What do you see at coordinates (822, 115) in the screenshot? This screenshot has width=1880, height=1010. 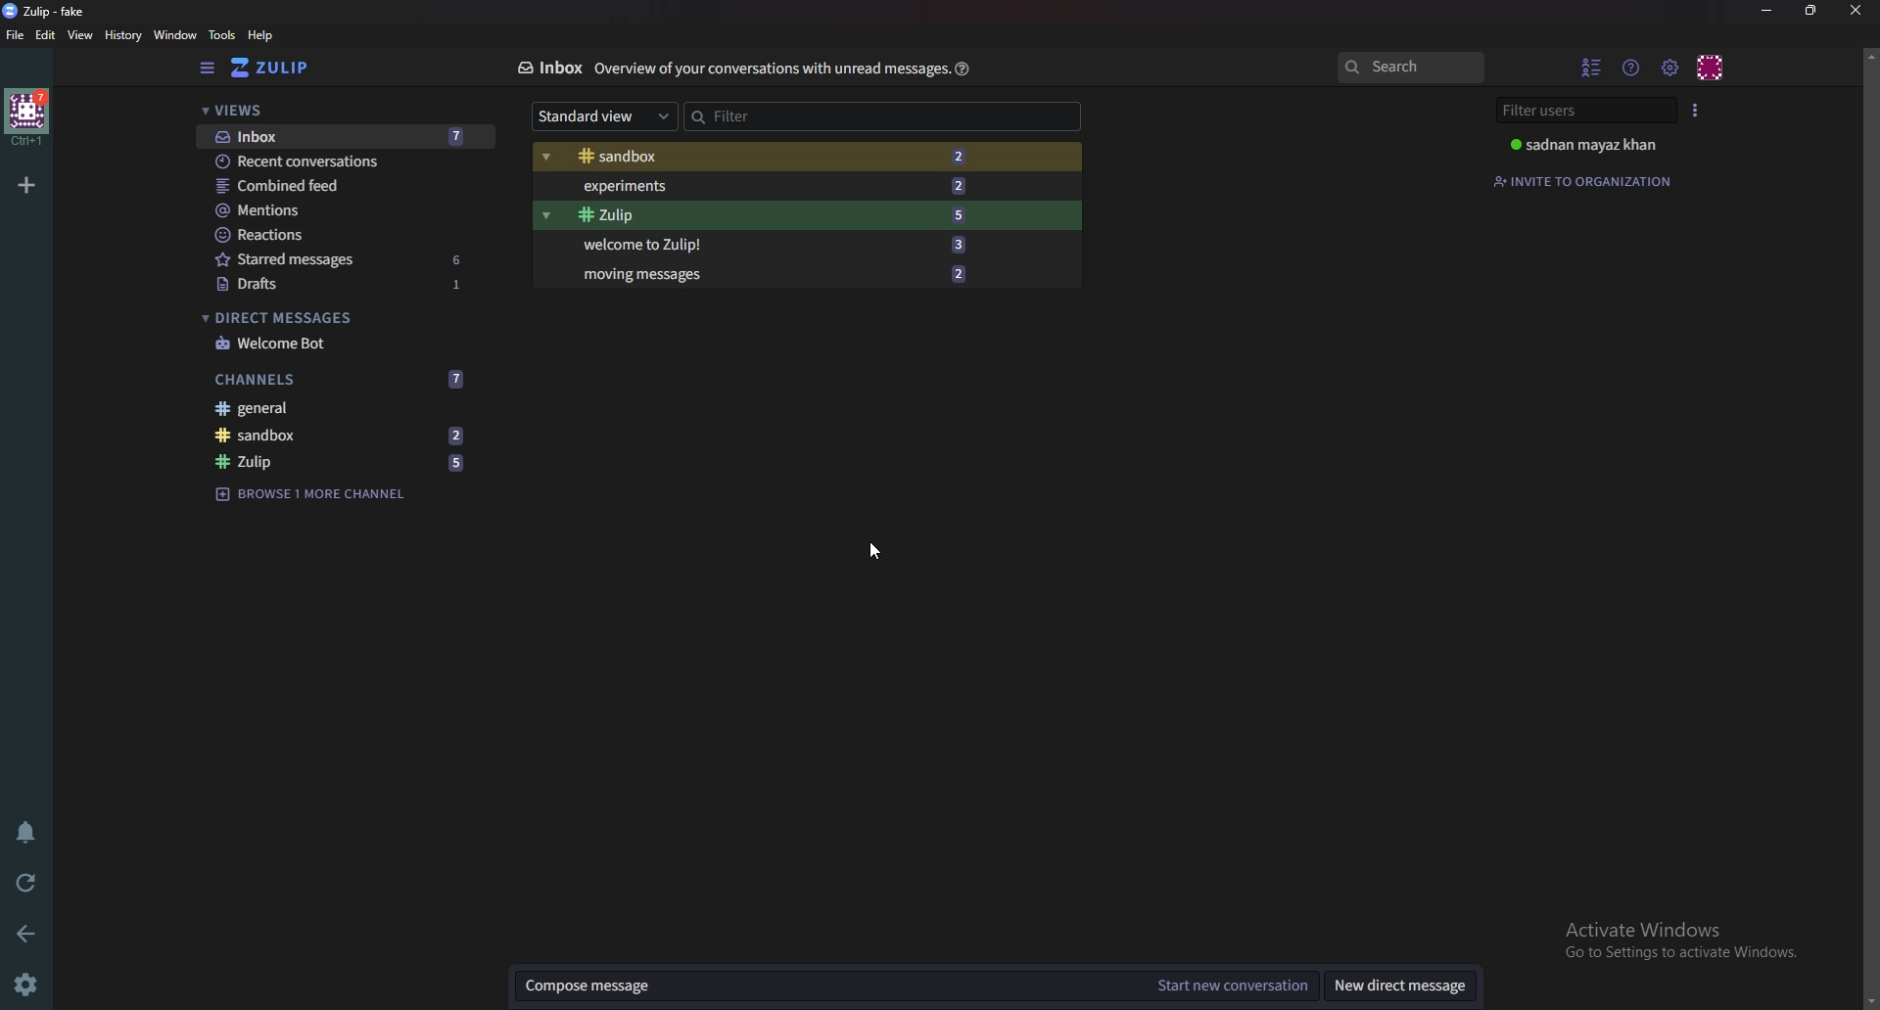 I see `Filter` at bounding box center [822, 115].